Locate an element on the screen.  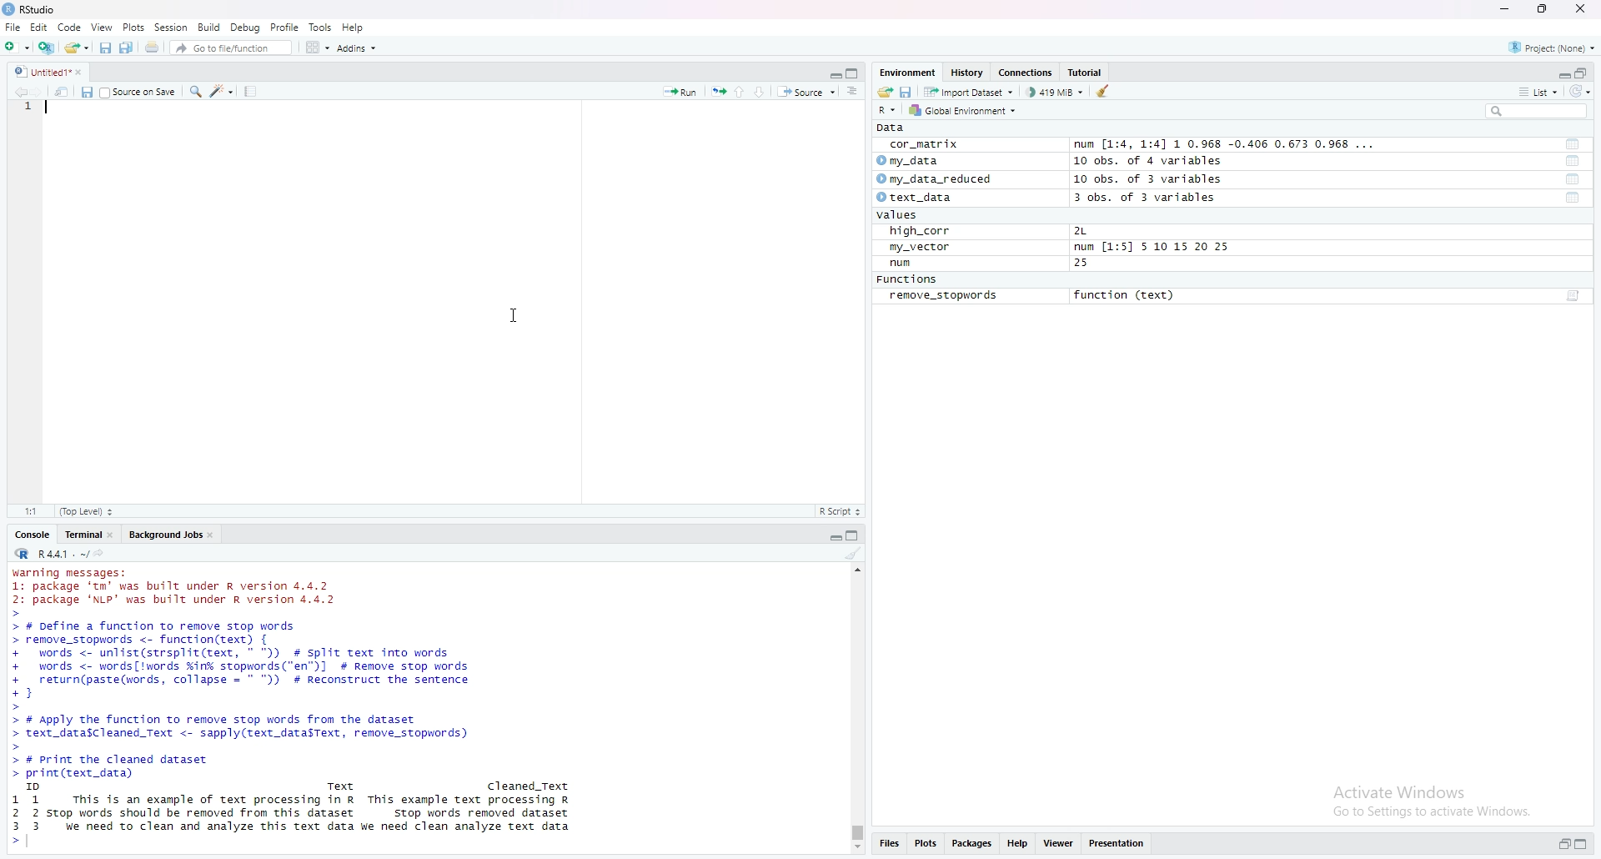
Help is located at coordinates (354, 27).